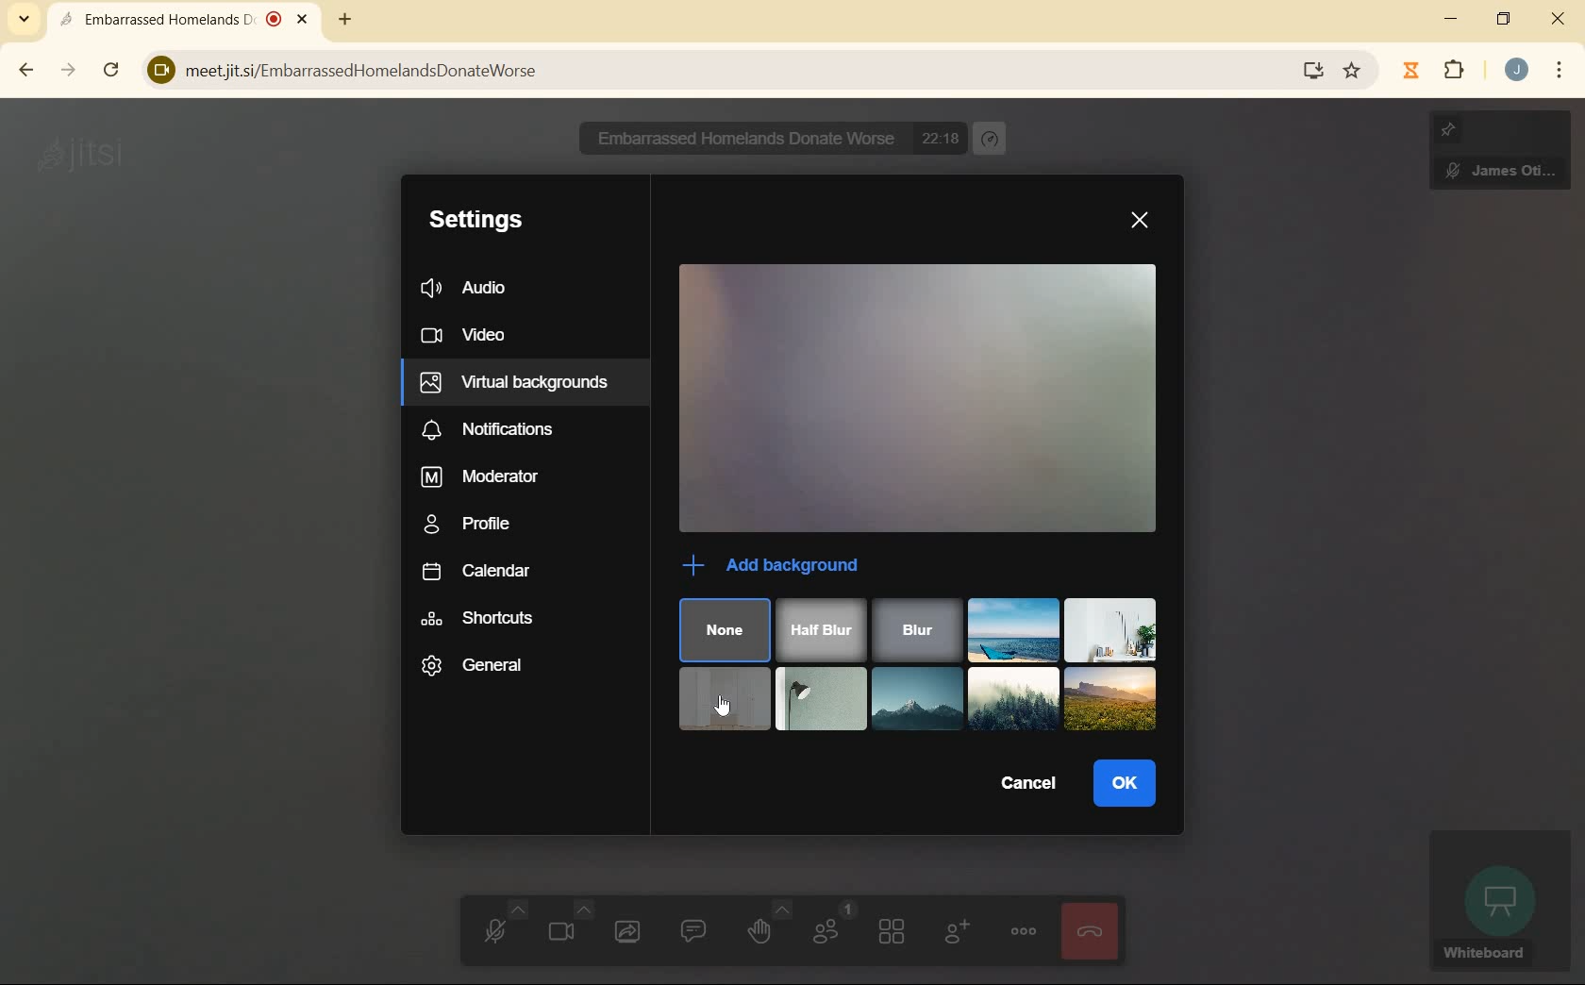 Image resolution: width=1585 pixels, height=985 pixels. Describe the element at coordinates (779, 564) in the screenshot. I see `add background` at that location.